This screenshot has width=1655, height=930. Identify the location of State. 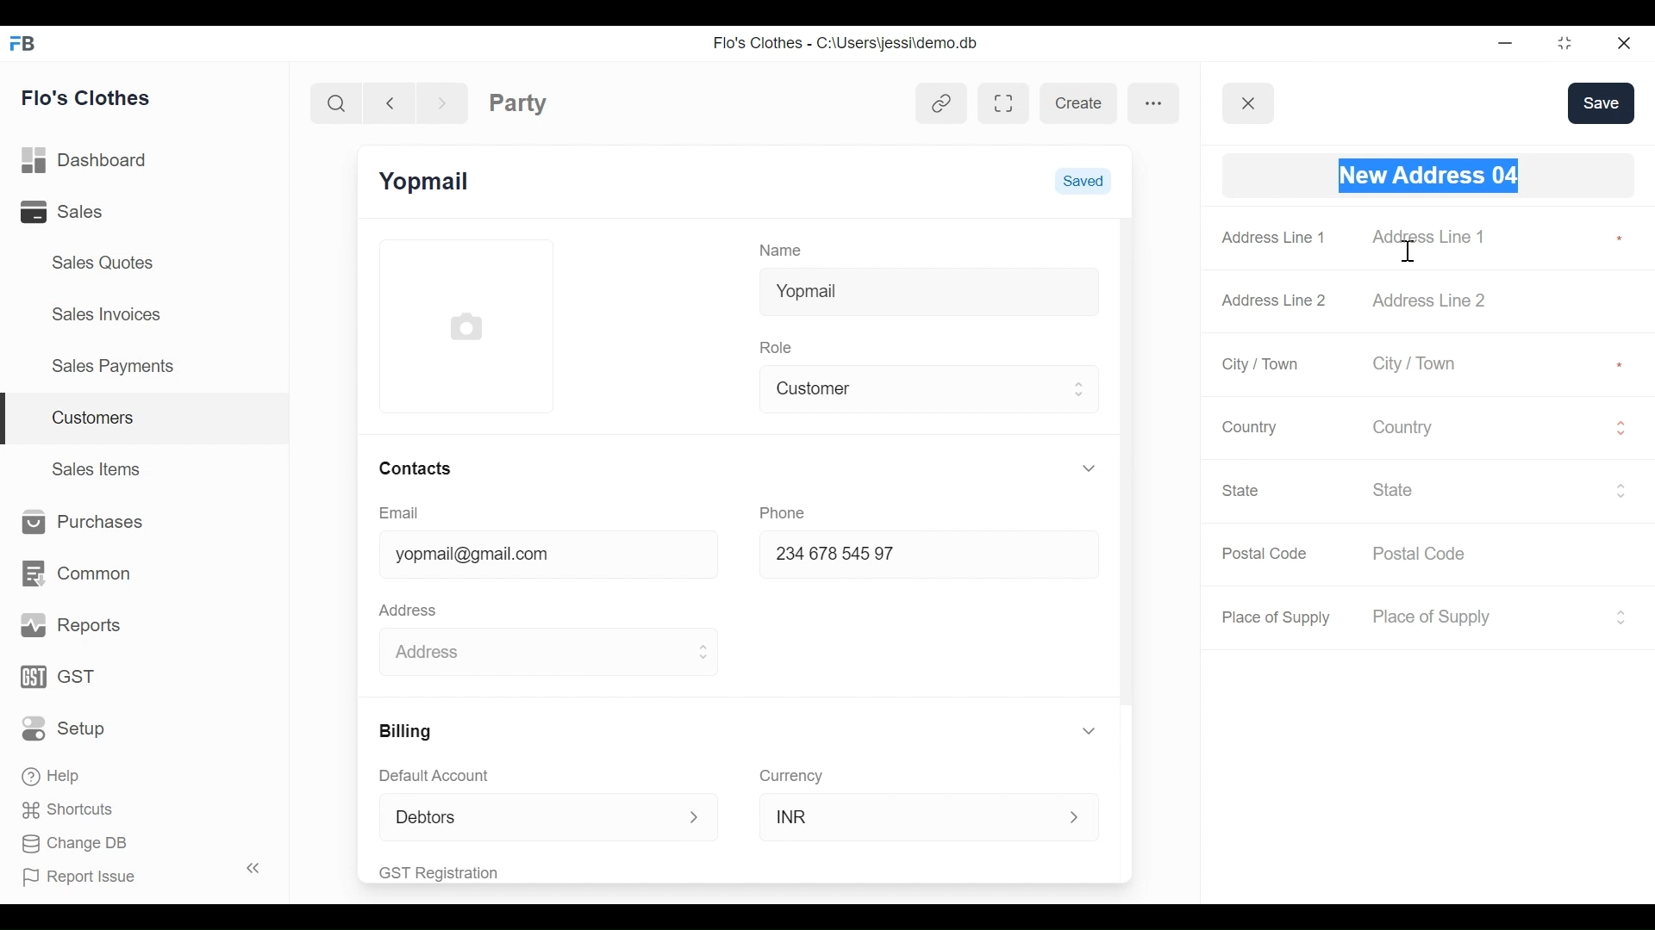
(1244, 490).